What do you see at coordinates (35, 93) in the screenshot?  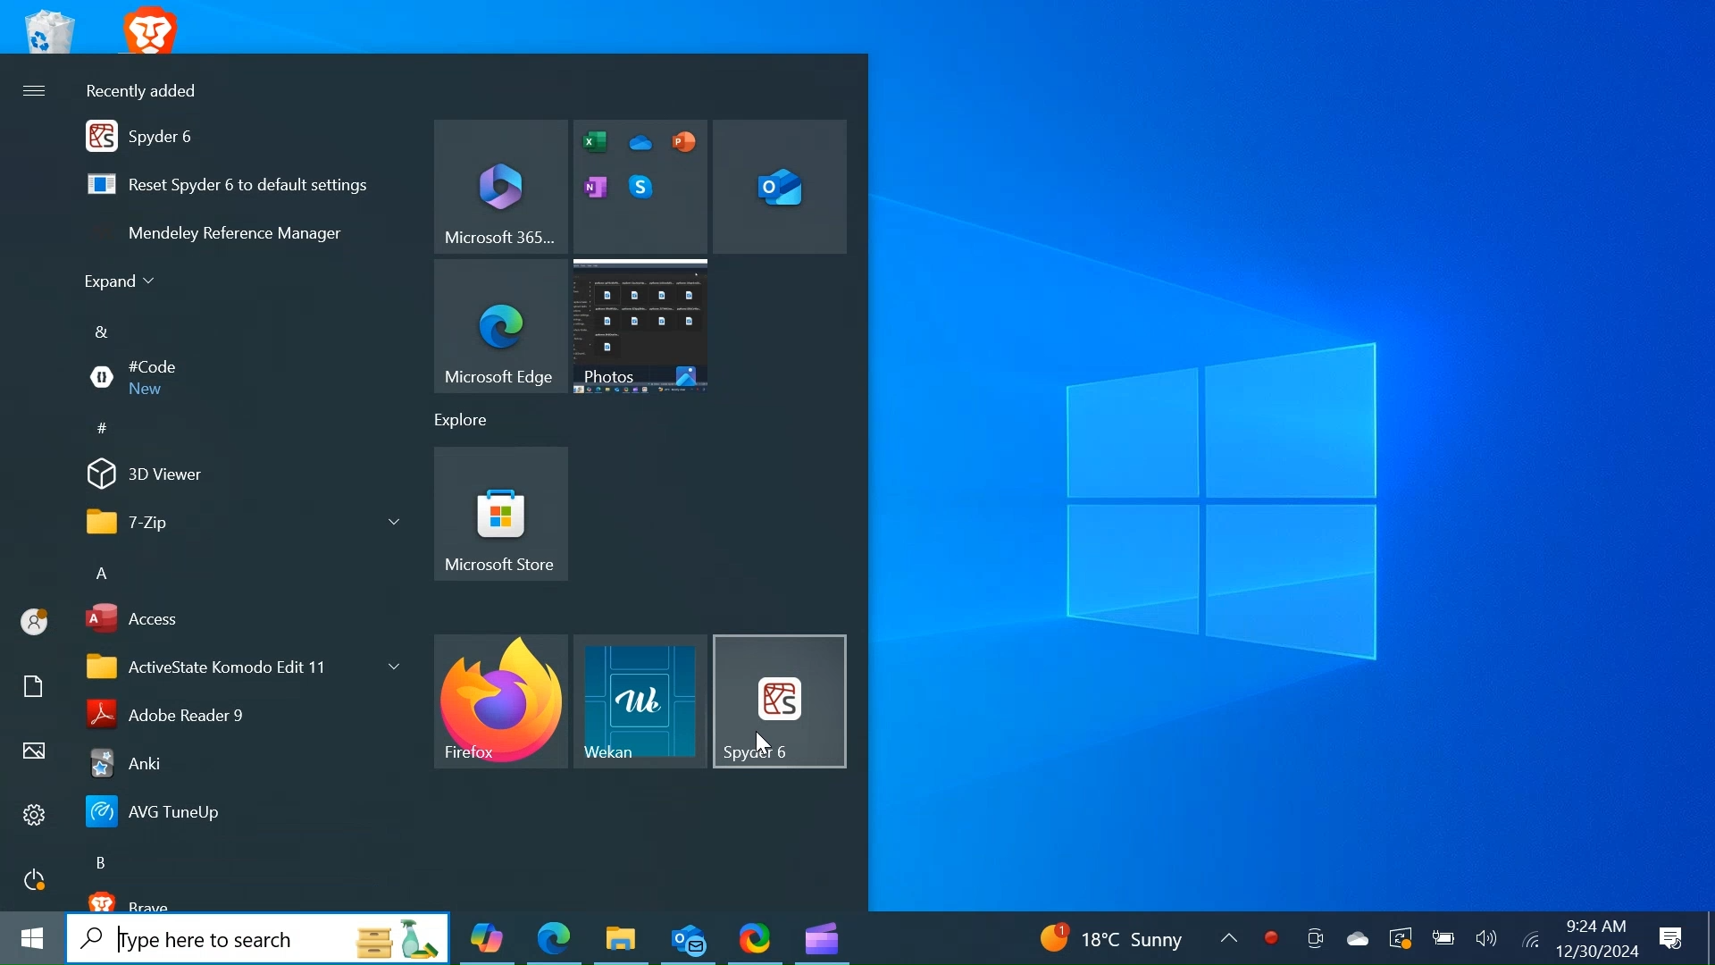 I see `More Options` at bounding box center [35, 93].